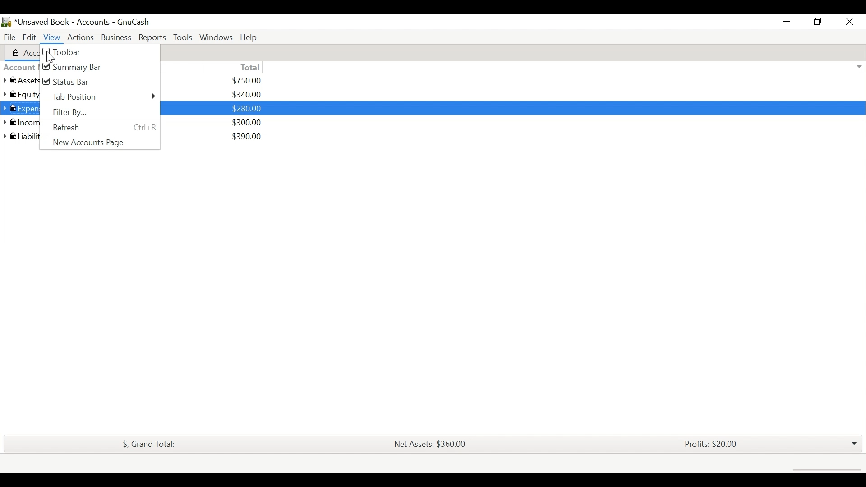 The height and width of the screenshot is (487, 866). What do you see at coordinates (846, 23) in the screenshot?
I see `Close` at bounding box center [846, 23].